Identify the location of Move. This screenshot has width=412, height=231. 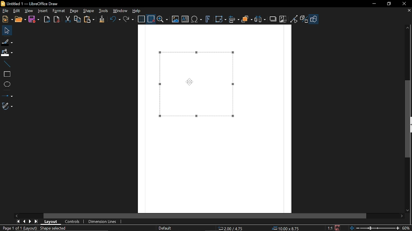
(5, 30).